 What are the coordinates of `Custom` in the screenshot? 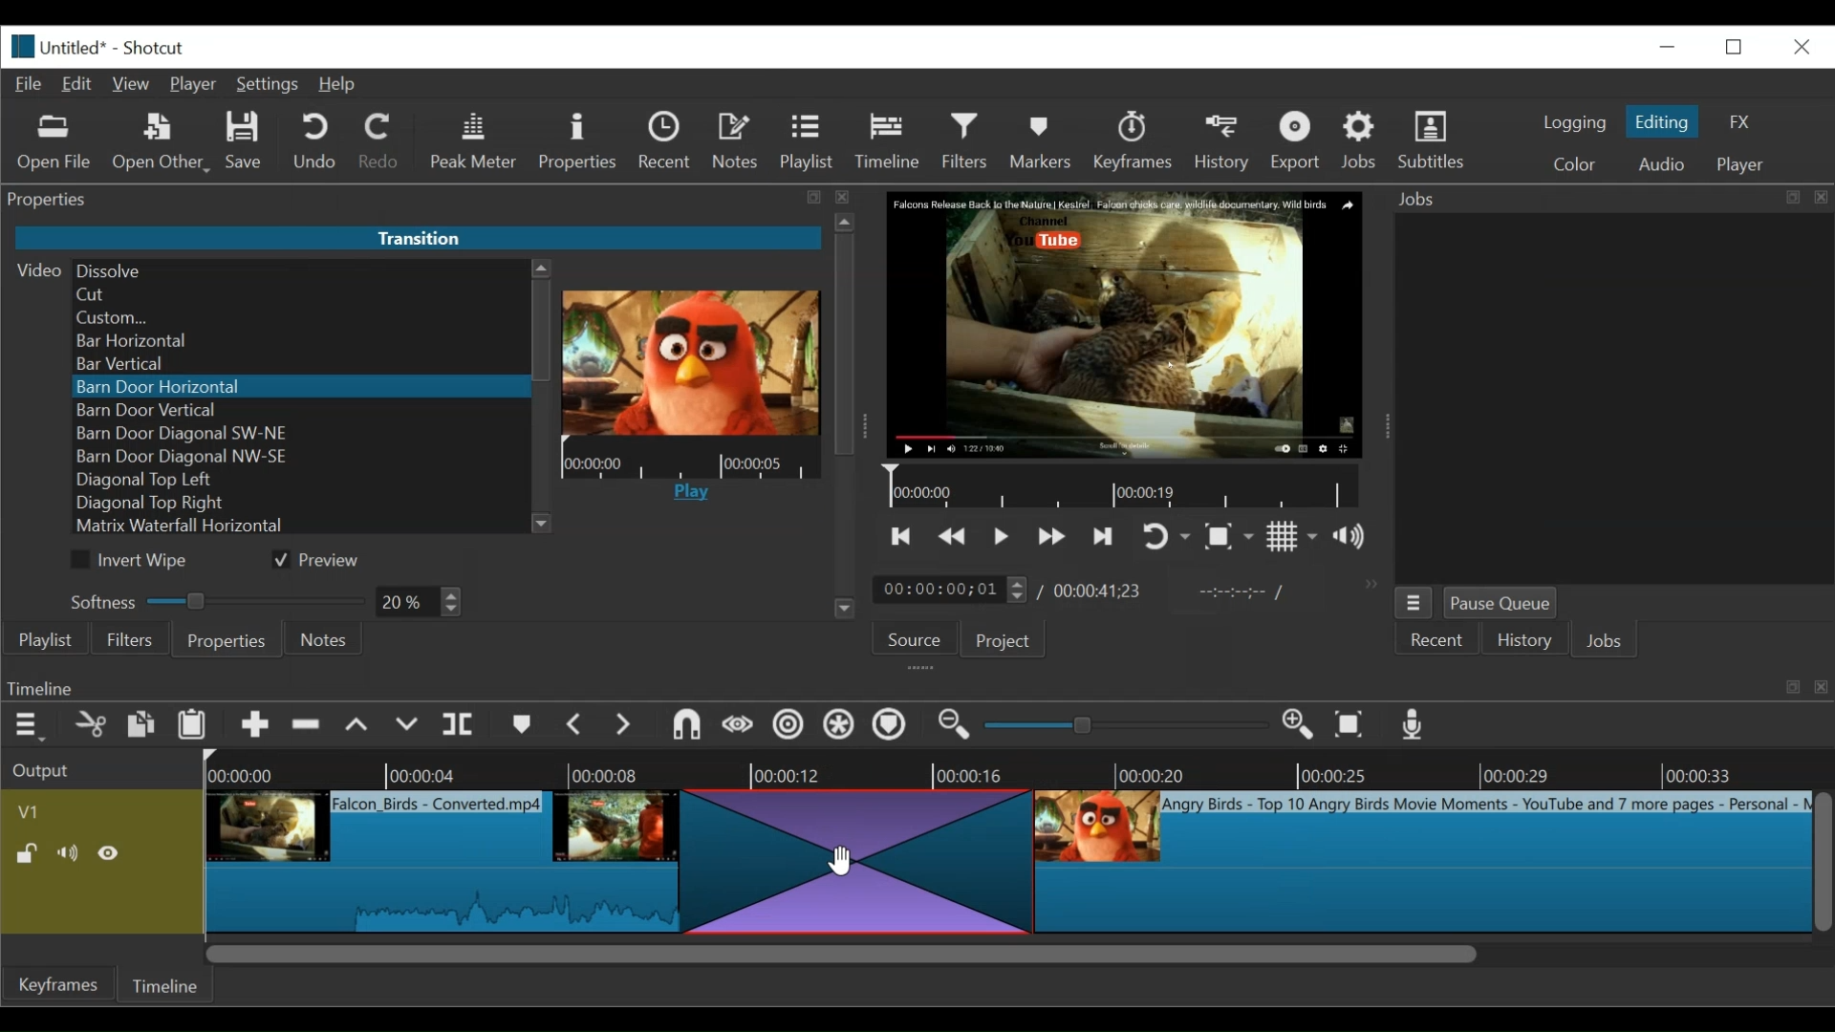 It's located at (296, 318).